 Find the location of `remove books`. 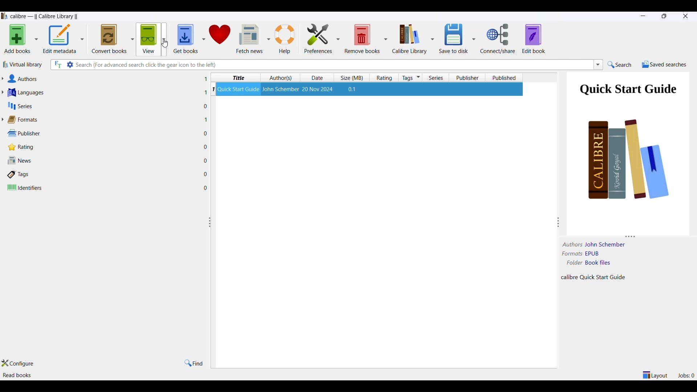

remove books is located at coordinates (361, 39).